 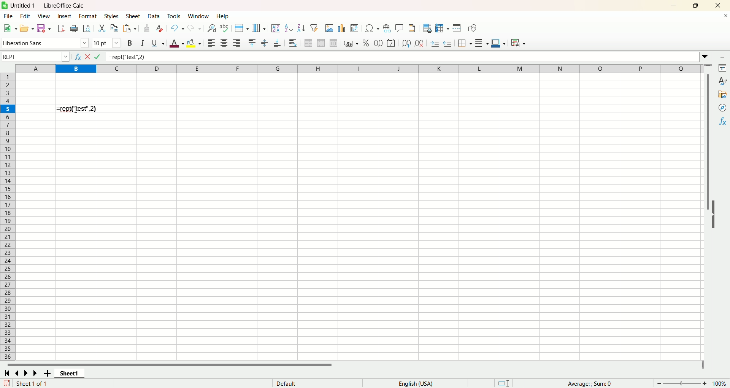 I want to click on autofilter, so click(x=315, y=28).